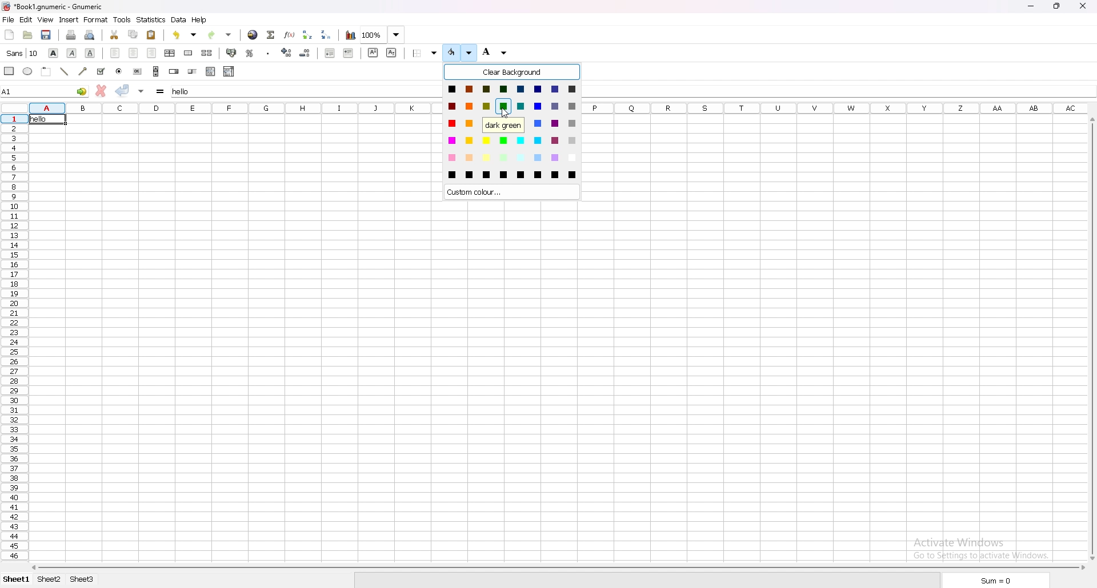 This screenshot has height=588, width=1097. Describe the element at coordinates (102, 90) in the screenshot. I see `cancel change` at that location.